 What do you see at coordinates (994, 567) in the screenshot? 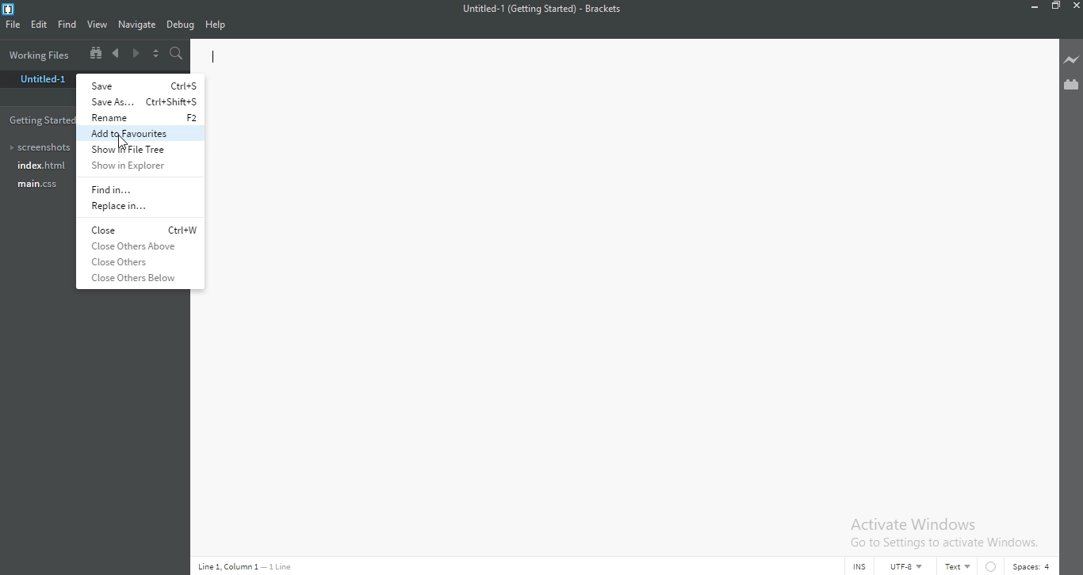
I see `No linter available` at bounding box center [994, 567].